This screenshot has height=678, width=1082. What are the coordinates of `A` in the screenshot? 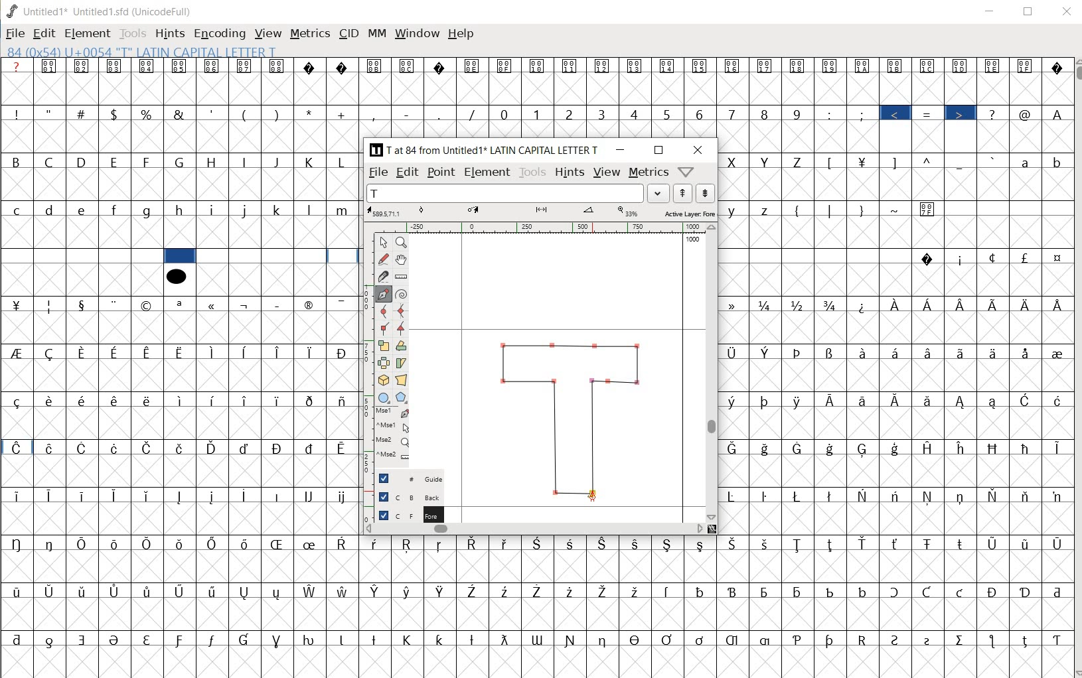 It's located at (1056, 112).